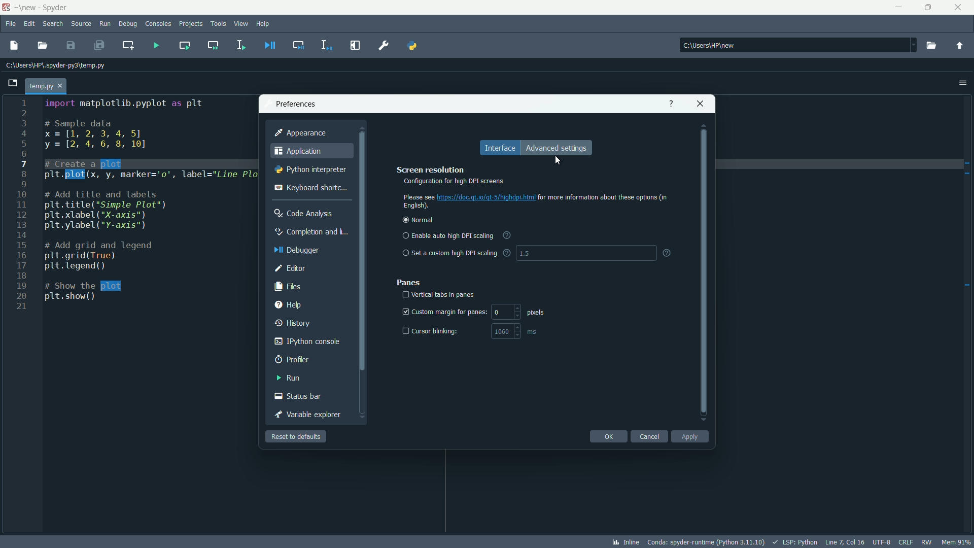 This screenshot has width=974, height=548. Describe the element at coordinates (297, 250) in the screenshot. I see `debugger` at that location.